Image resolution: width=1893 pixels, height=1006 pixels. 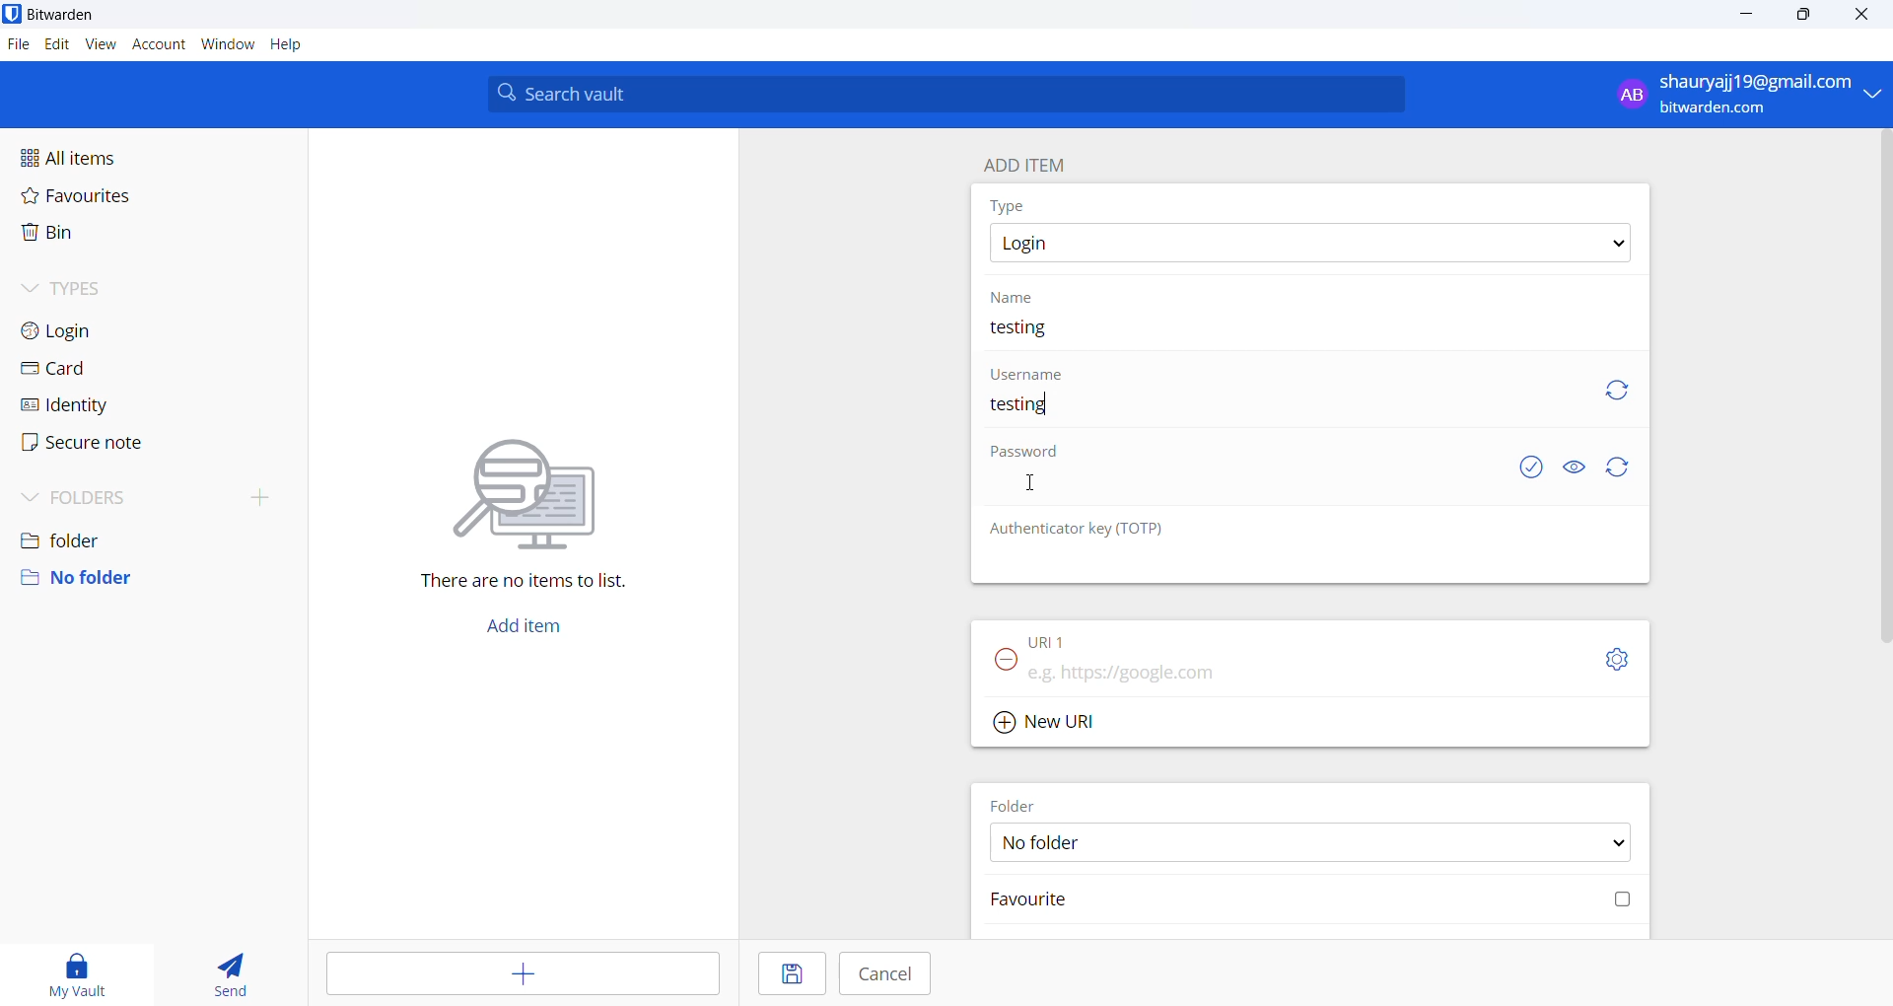 I want to click on maximize, so click(x=1806, y=16).